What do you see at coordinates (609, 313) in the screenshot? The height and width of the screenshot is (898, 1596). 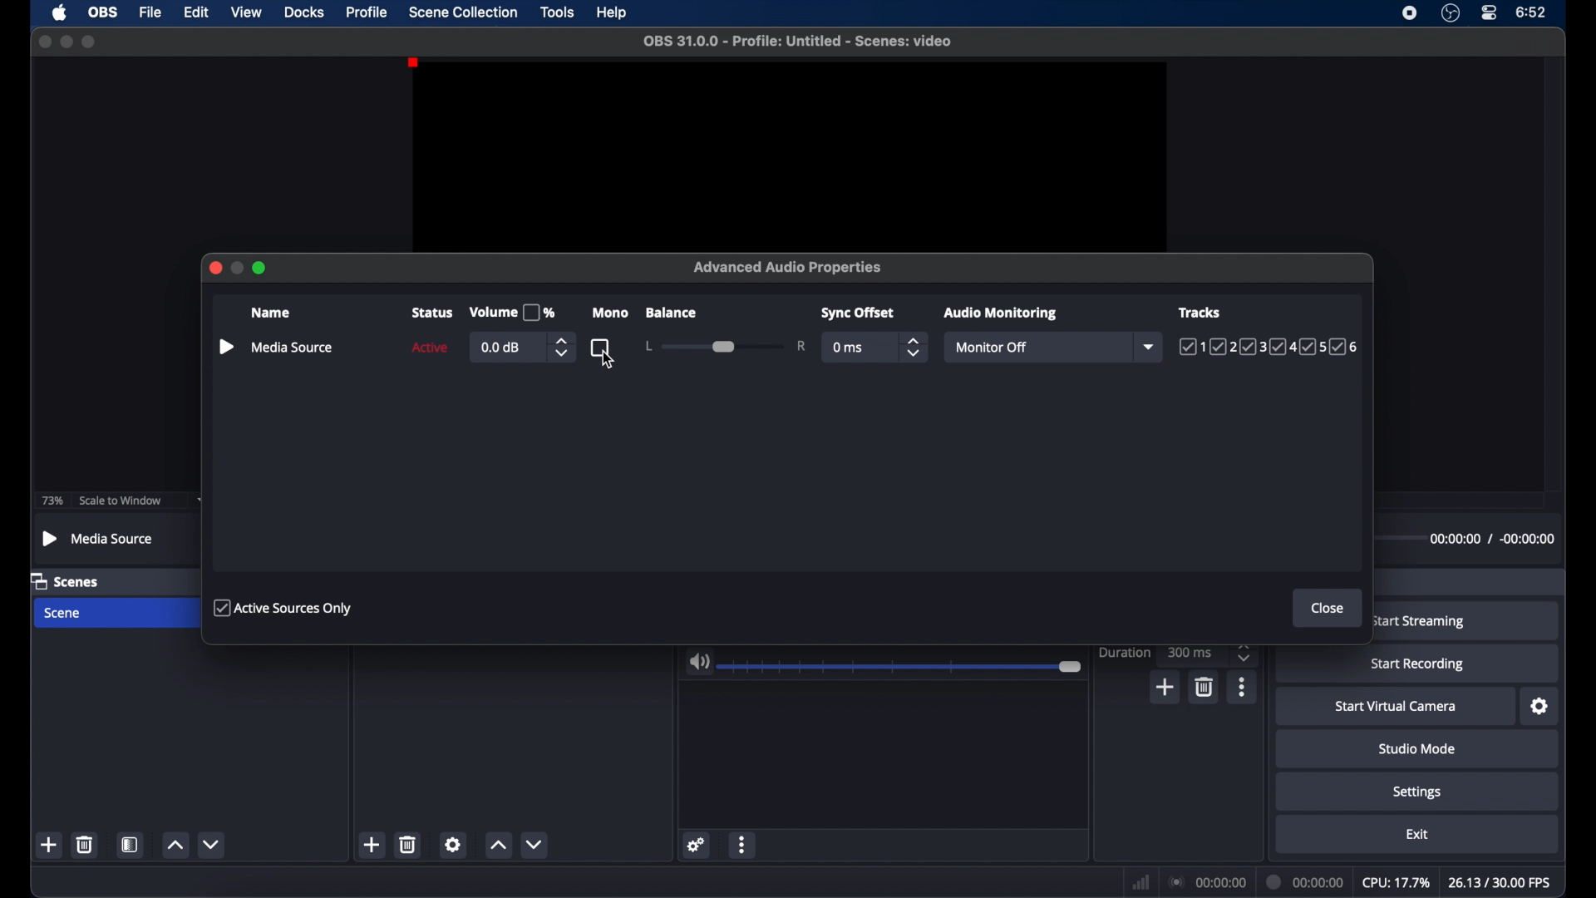 I see `mono` at bounding box center [609, 313].